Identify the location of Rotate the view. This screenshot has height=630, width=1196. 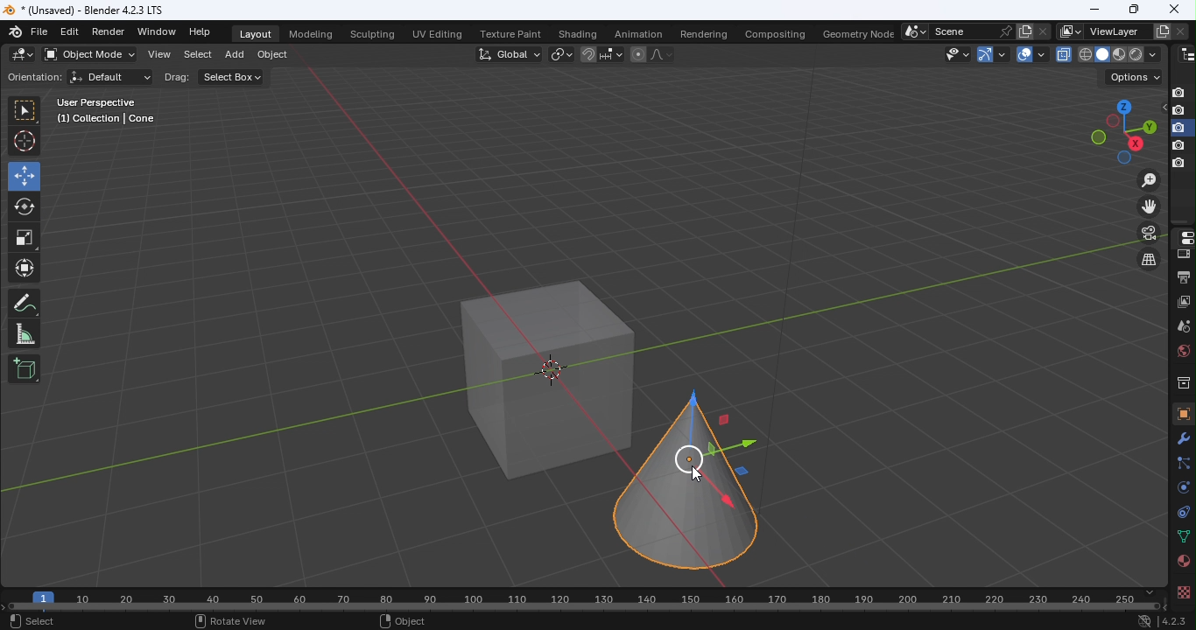
(1135, 143).